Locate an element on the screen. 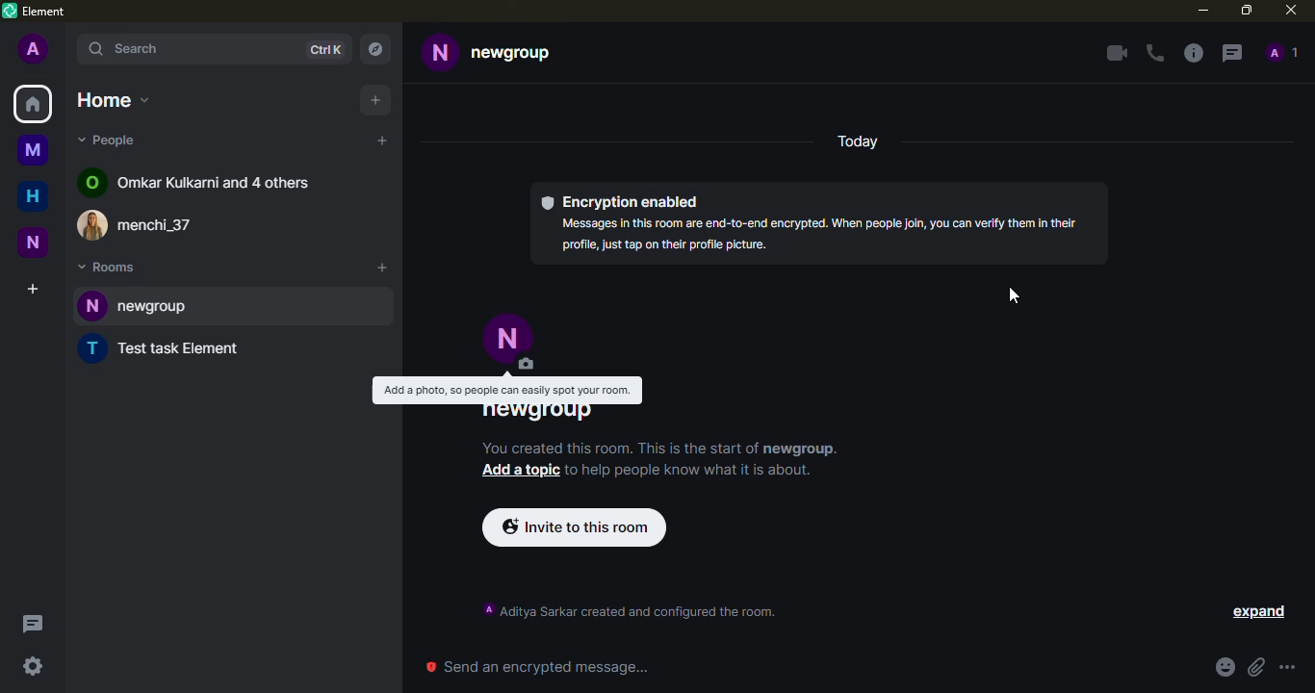 The image size is (1315, 693). add is located at coordinates (381, 268).